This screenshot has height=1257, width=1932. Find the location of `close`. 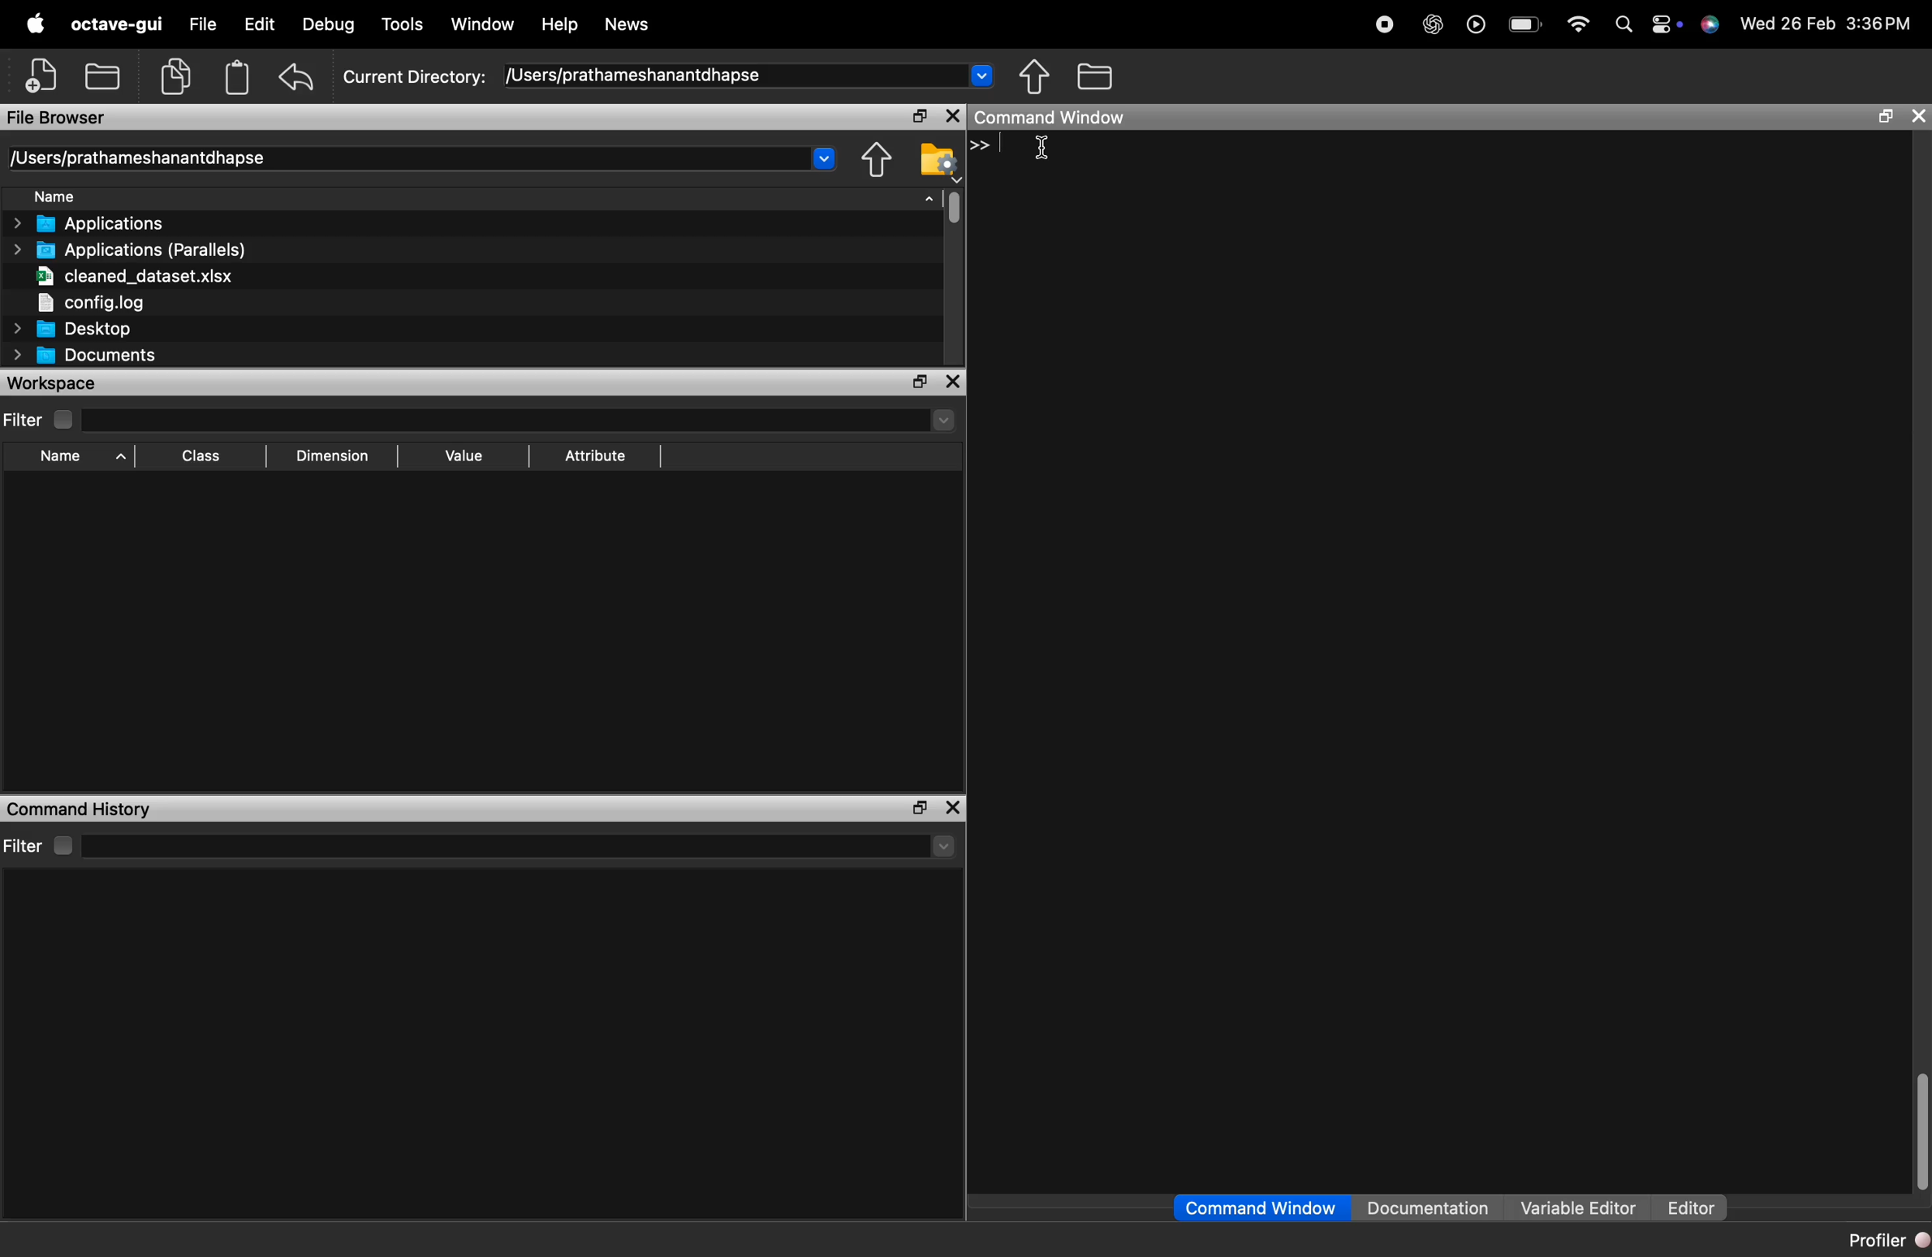

close is located at coordinates (951, 117).